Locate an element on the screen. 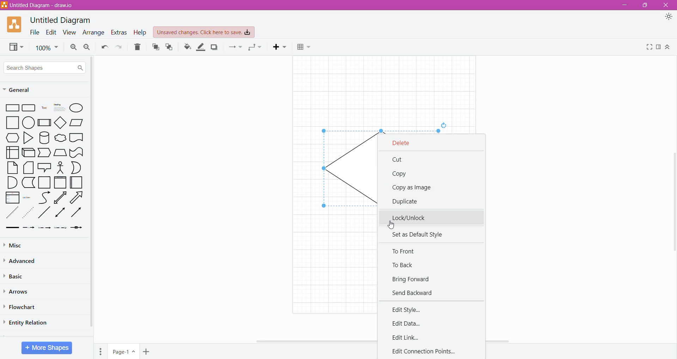 The height and width of the screenshot is (359, 677). Insert Page is located at coordinates (146, 352).